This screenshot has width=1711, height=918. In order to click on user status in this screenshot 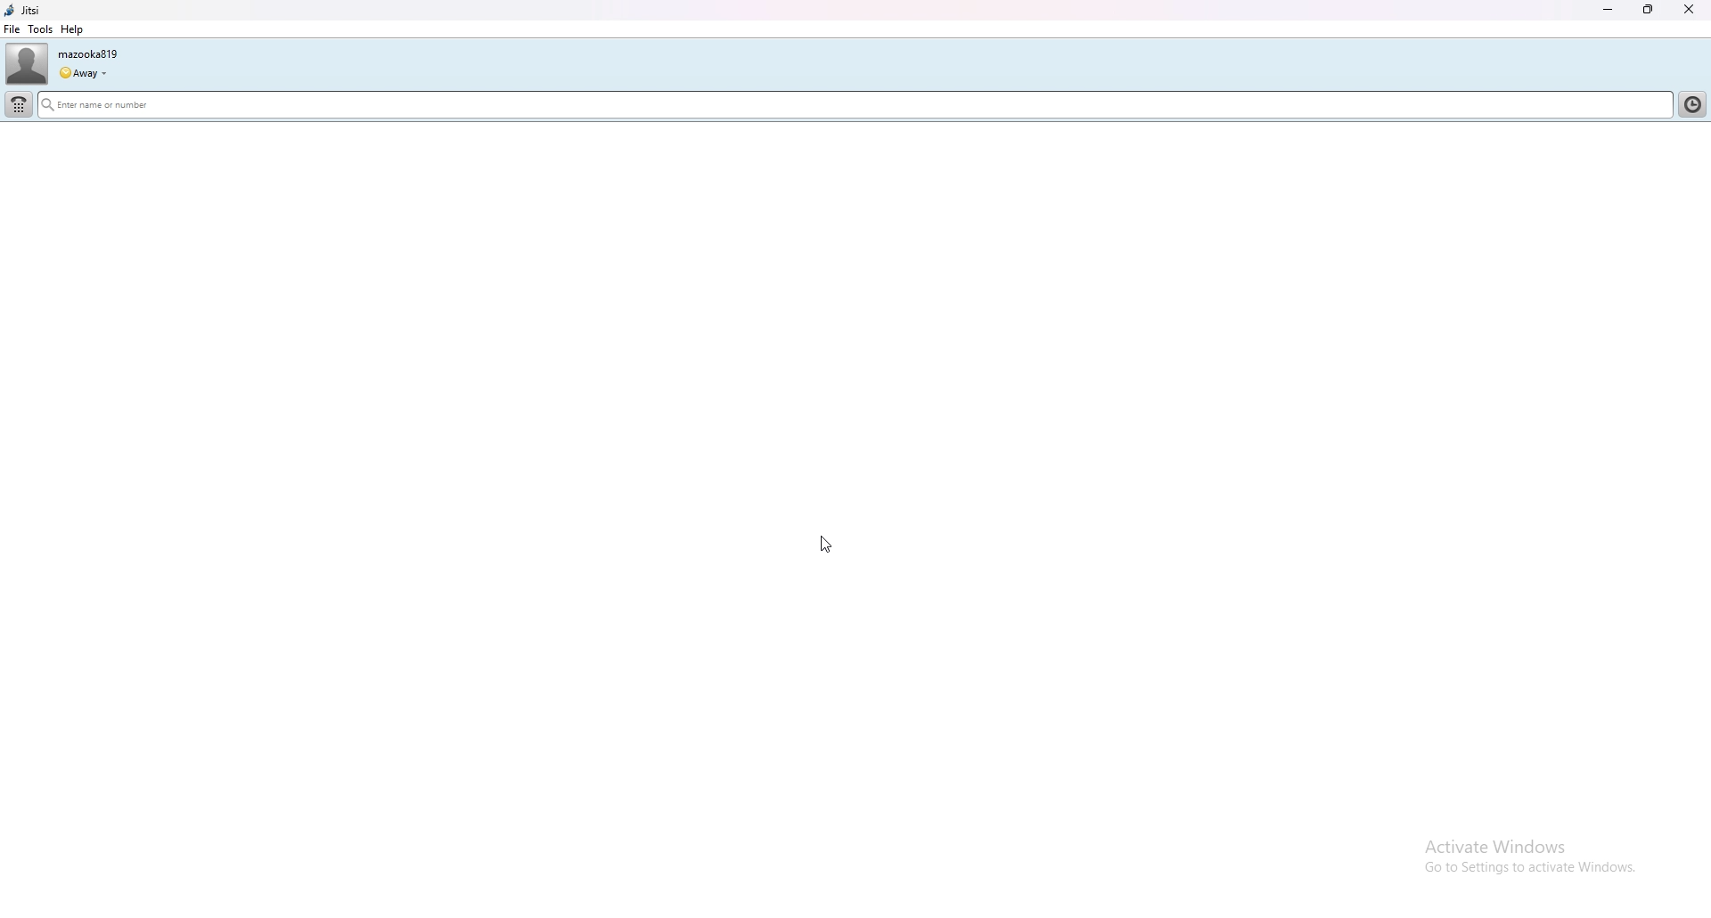, I will do `click(83, 73)`.